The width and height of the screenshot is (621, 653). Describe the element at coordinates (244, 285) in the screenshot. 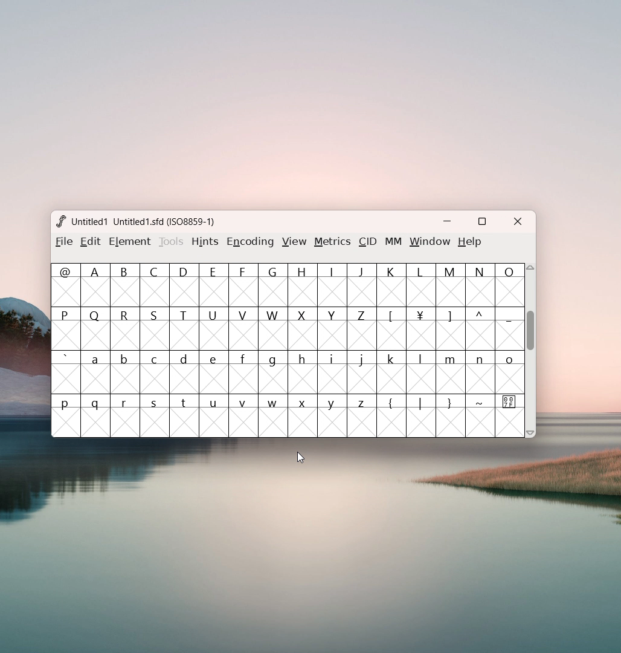

I see `F` at that location.